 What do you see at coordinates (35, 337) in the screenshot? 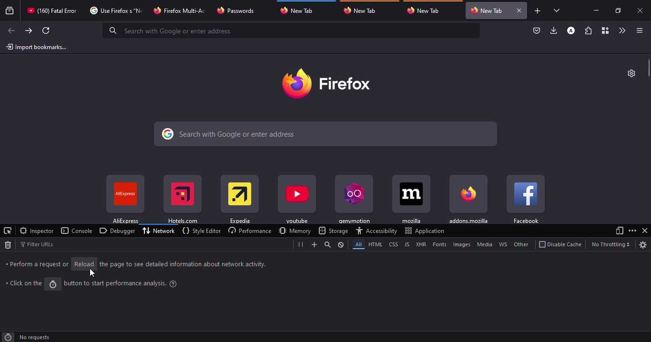
I see `o requests` at bounding box center [35, 337].